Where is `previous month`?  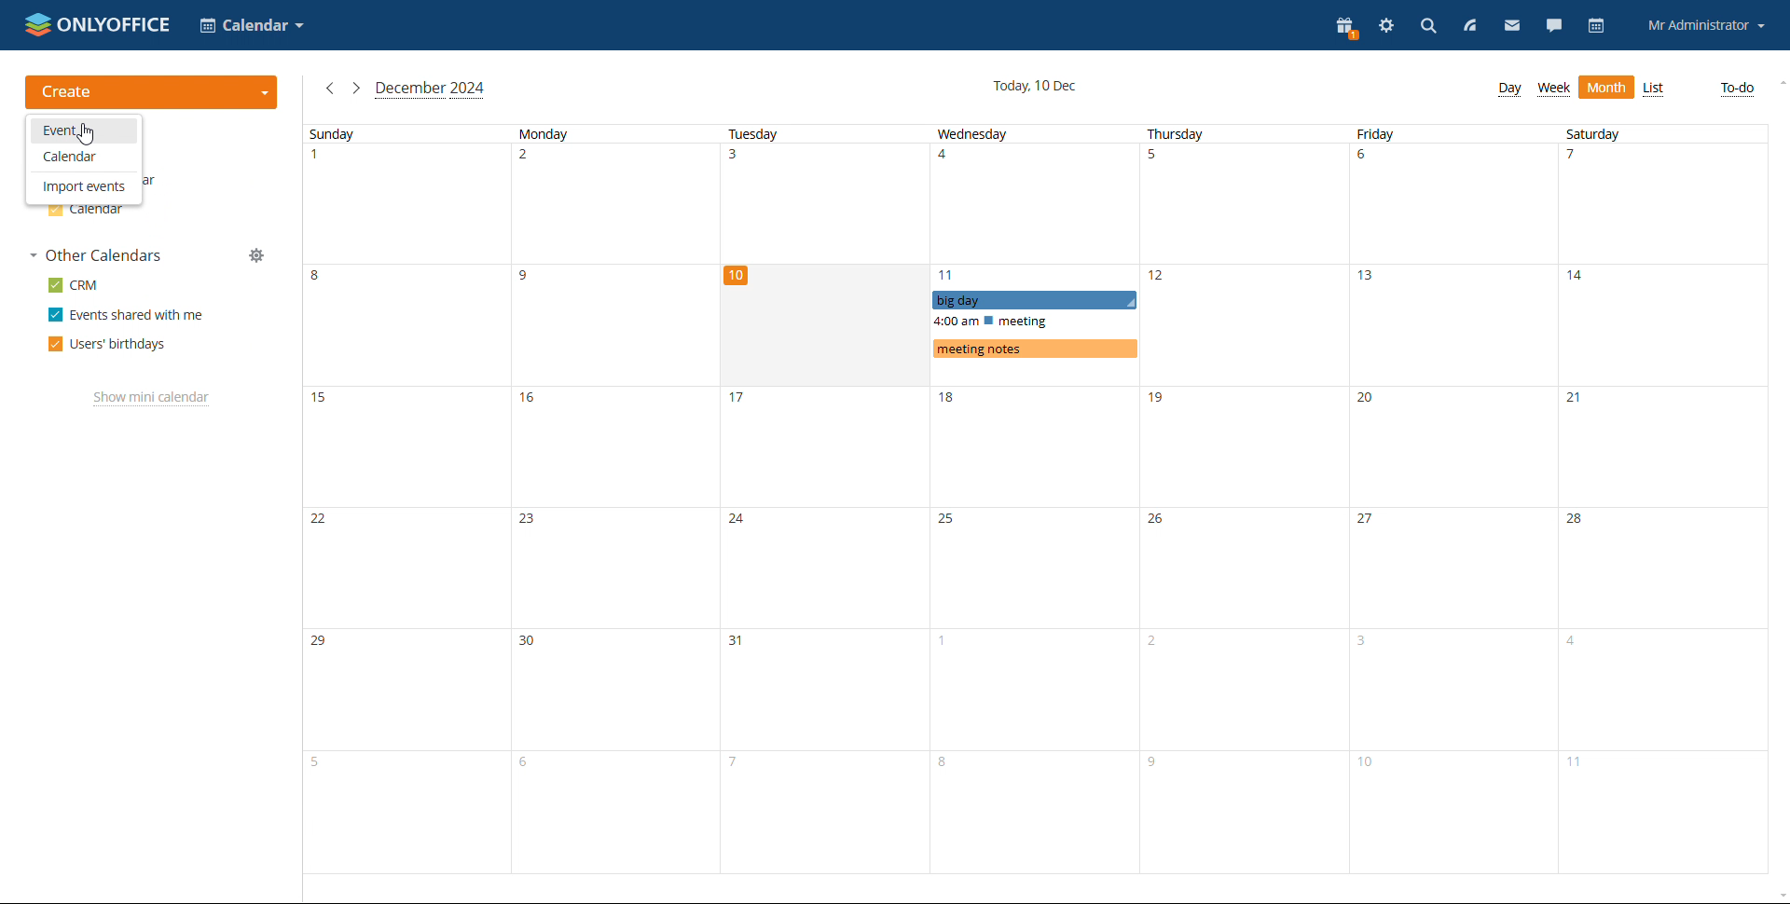 previous month is located at coordinates (330, 89).